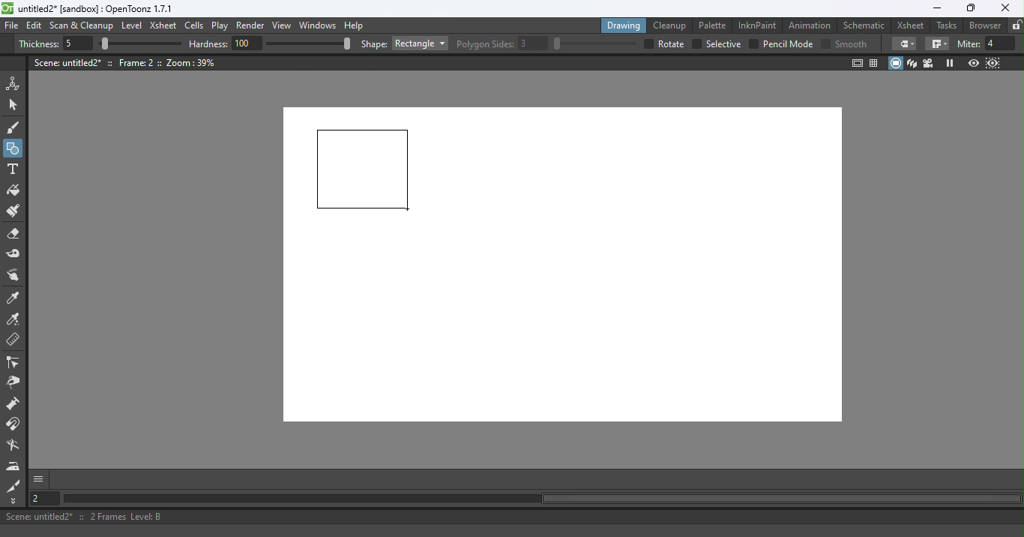  What do you see at coordinates (625, 25) in the screenshot?
I see `Drawing` at bounding box center [625, 25].